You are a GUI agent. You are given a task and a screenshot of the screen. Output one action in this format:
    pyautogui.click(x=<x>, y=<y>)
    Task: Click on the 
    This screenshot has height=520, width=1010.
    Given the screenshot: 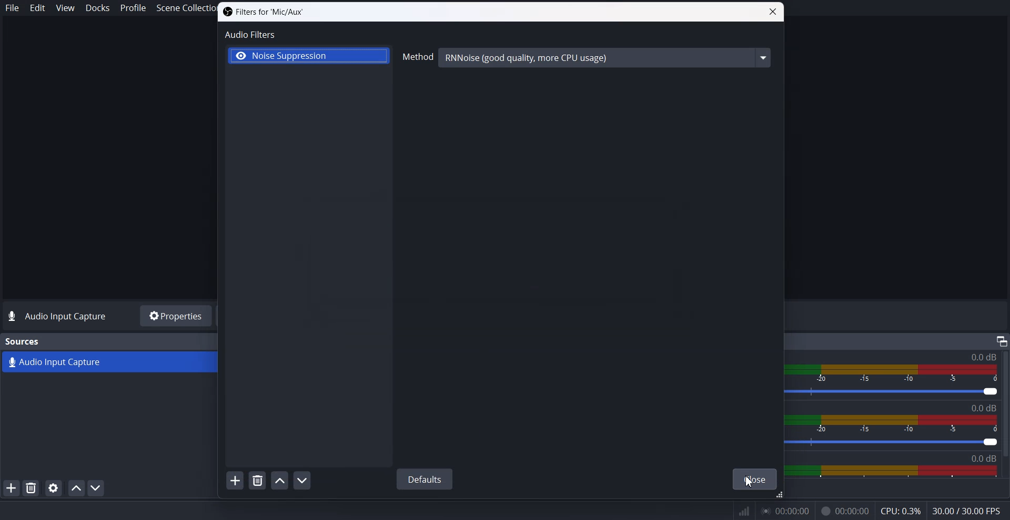 What is the action you would take?
    pyautogui.click(x=1001, y=340)
    